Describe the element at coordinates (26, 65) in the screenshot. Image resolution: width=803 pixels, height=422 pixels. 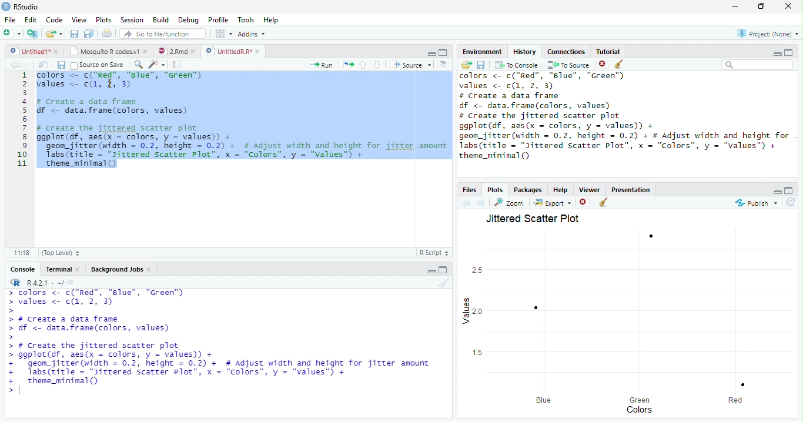
I see `Go forward to next source location` at that location.